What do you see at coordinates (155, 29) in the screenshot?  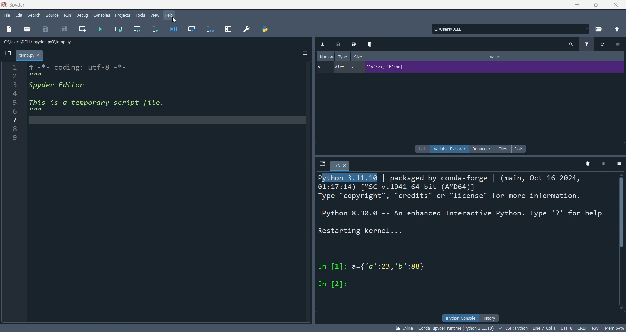 I see `run line` at bounding box center [155, 29].